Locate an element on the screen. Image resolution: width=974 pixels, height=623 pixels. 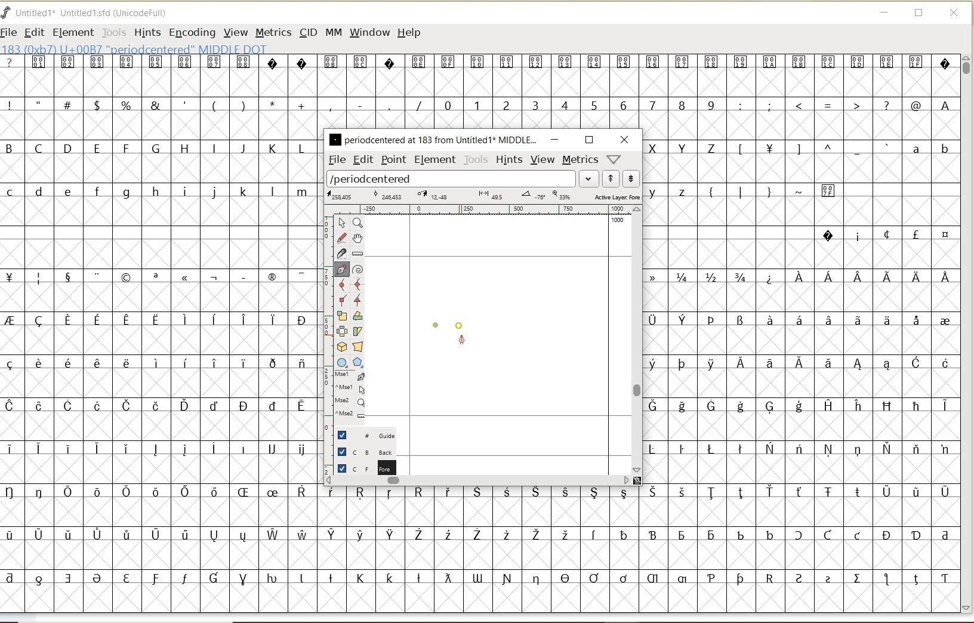
tools is located at coordinates (476, 160).